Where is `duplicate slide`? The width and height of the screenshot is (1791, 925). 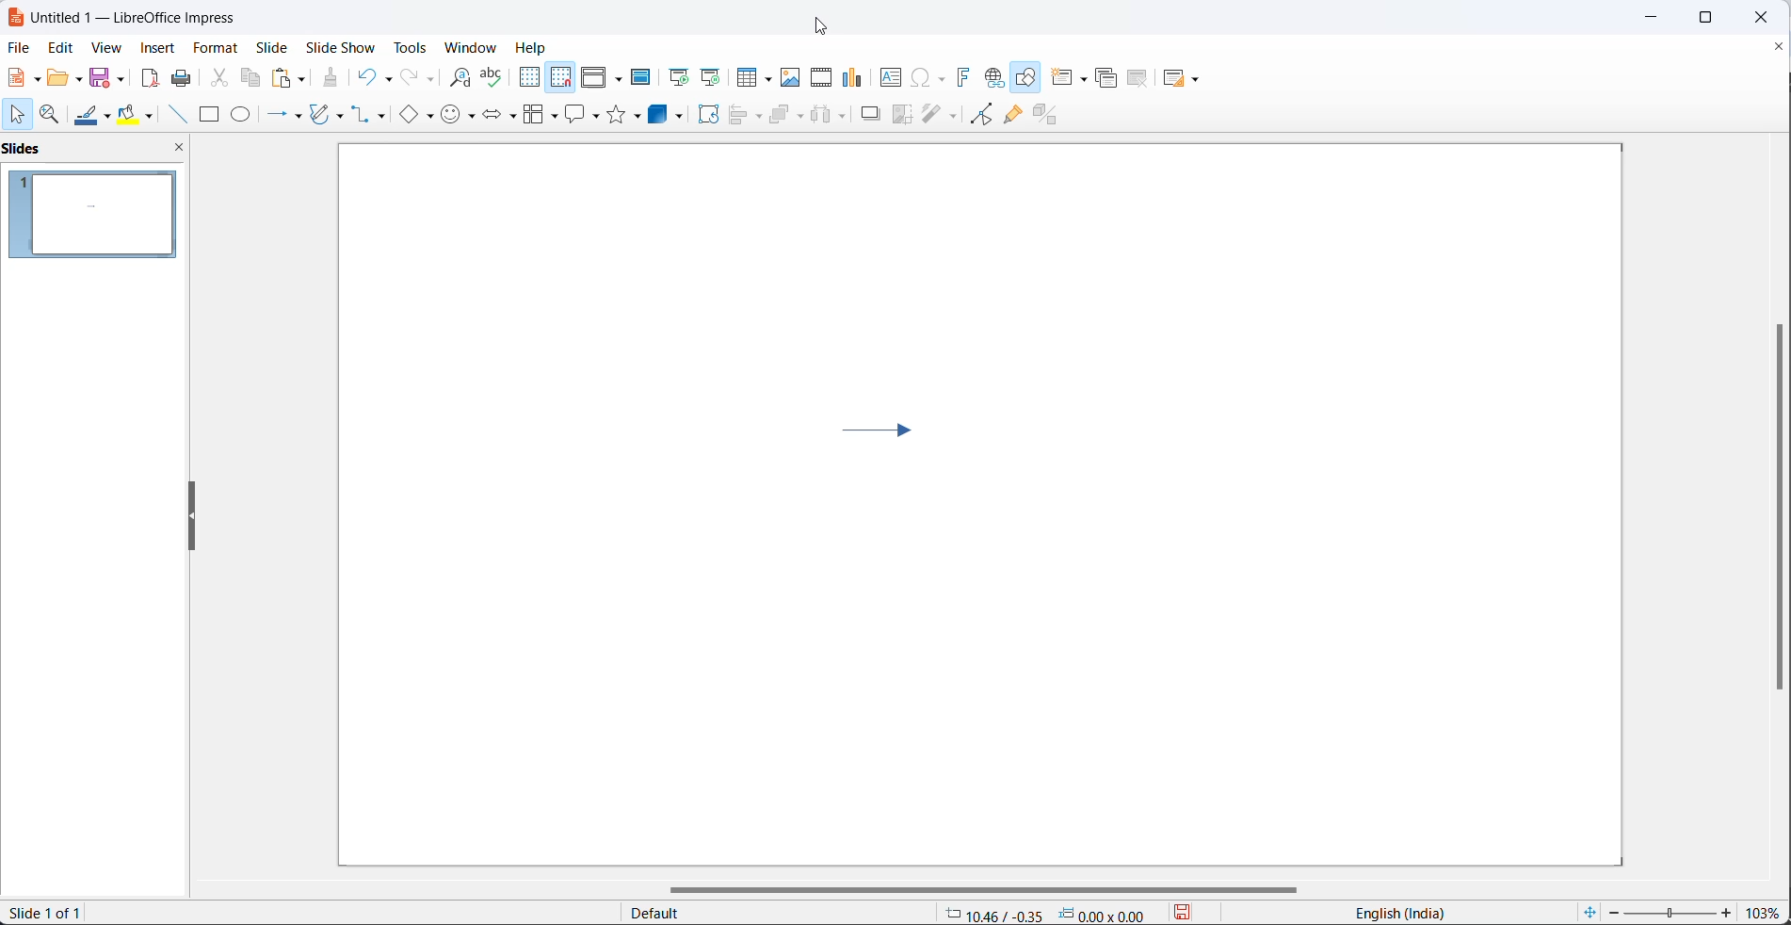 duplicate slide is located at coordinates (1104, 80).